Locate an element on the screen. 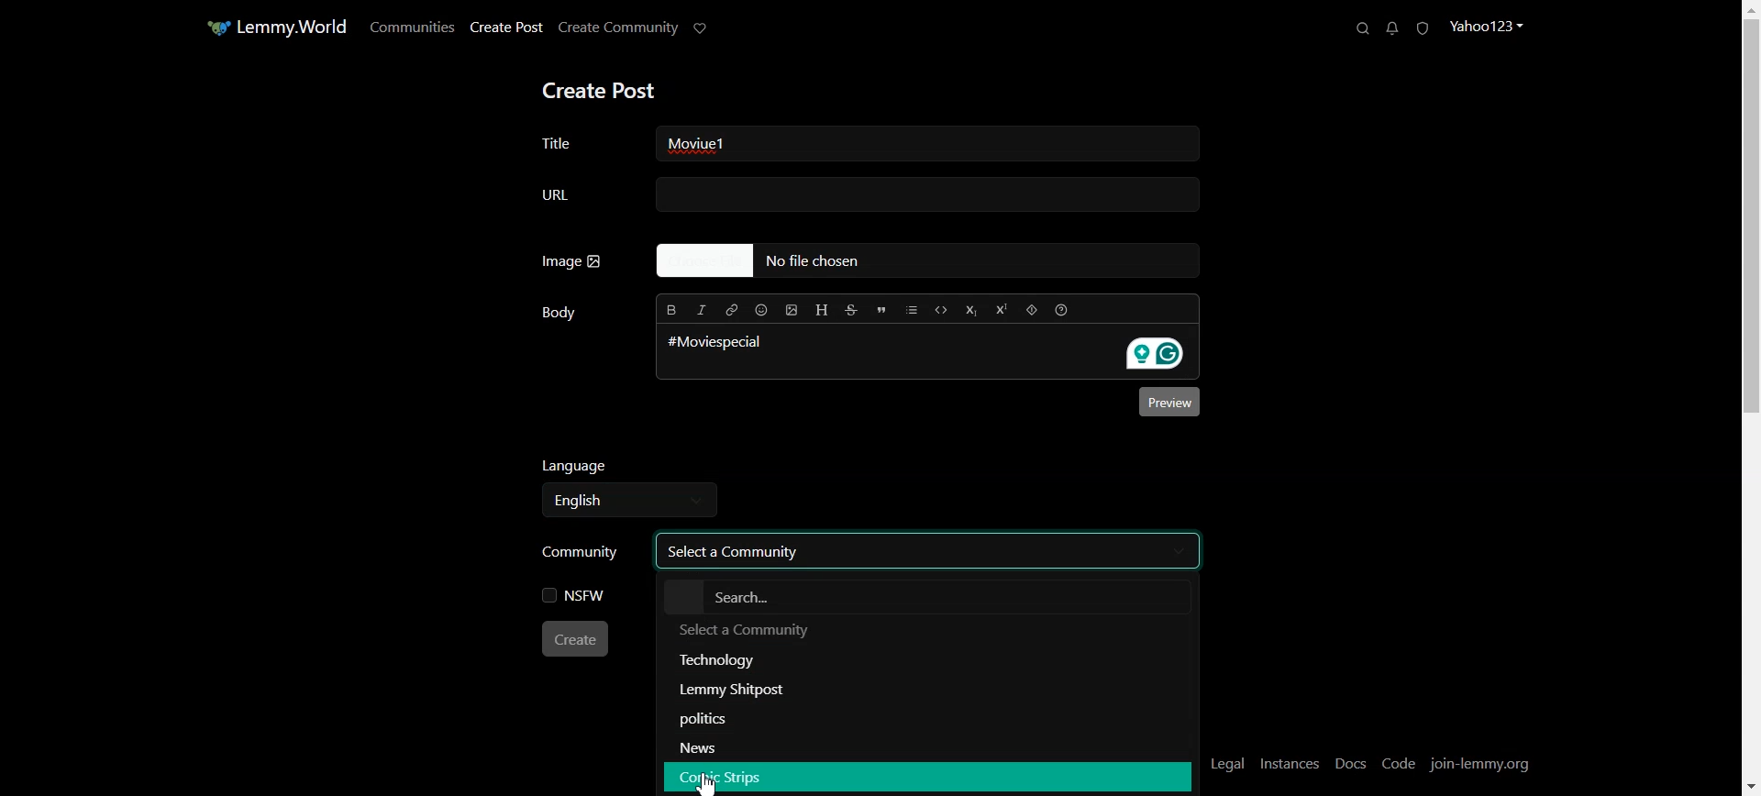 This screenshot has height=796, width=1761. Body is located at coordinates (569, 313).